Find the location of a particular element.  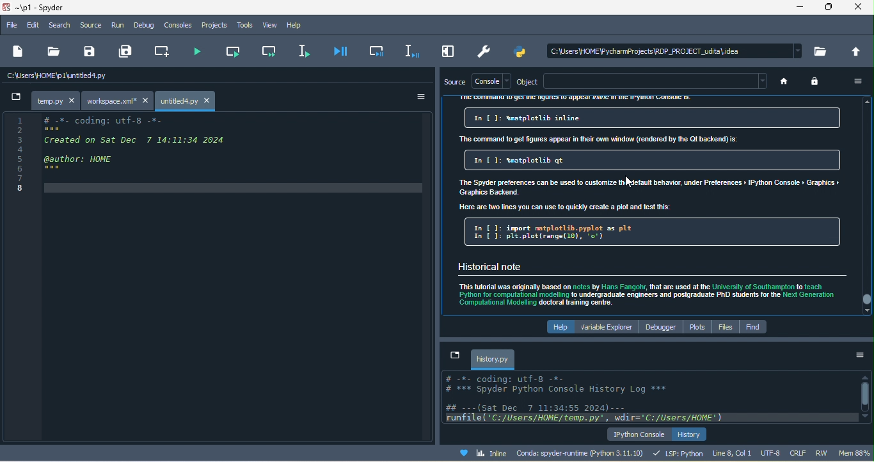

preference is located at coordinates (482, 51).